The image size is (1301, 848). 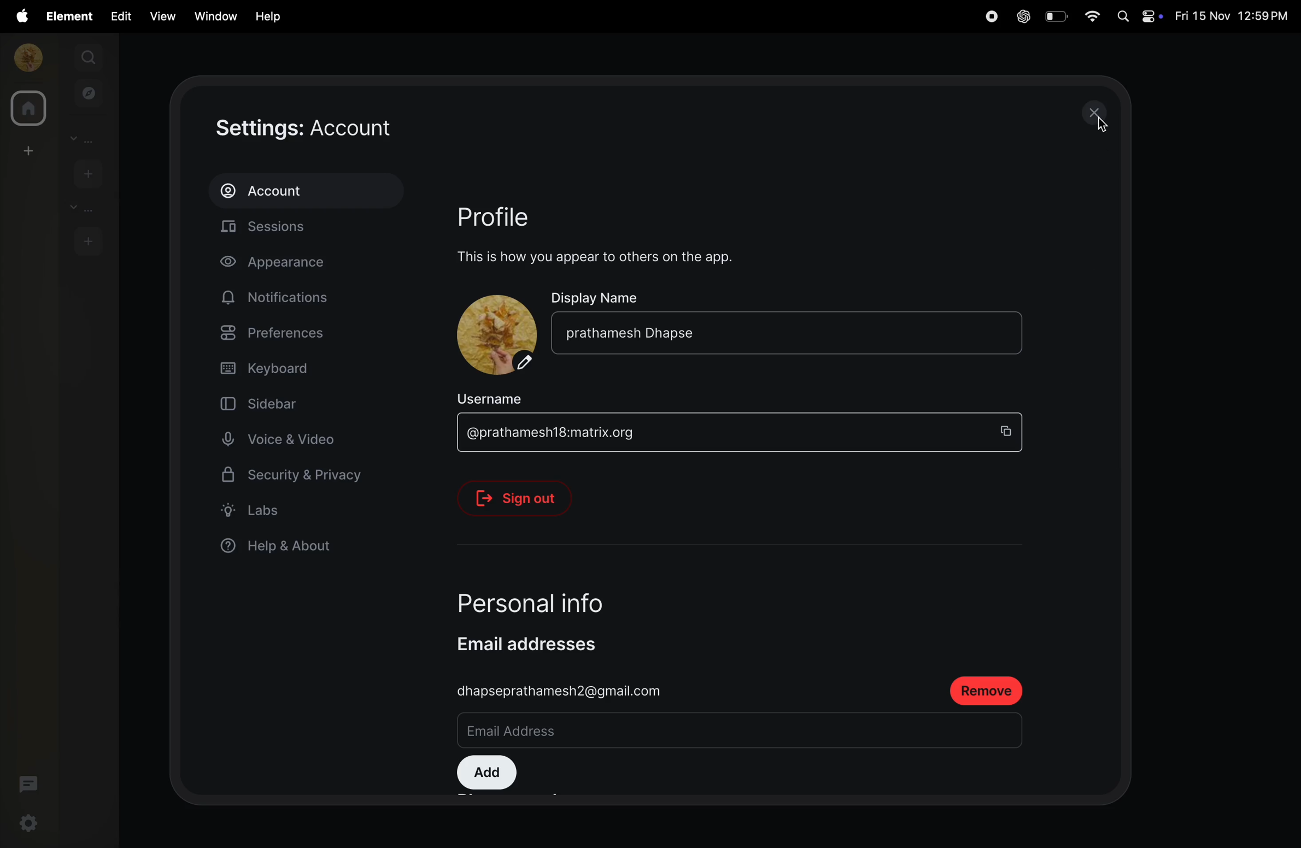 What do you see at coordinates (298, 335) in the screenshot?
I see `prefrences` at bounding box center [298, 335].